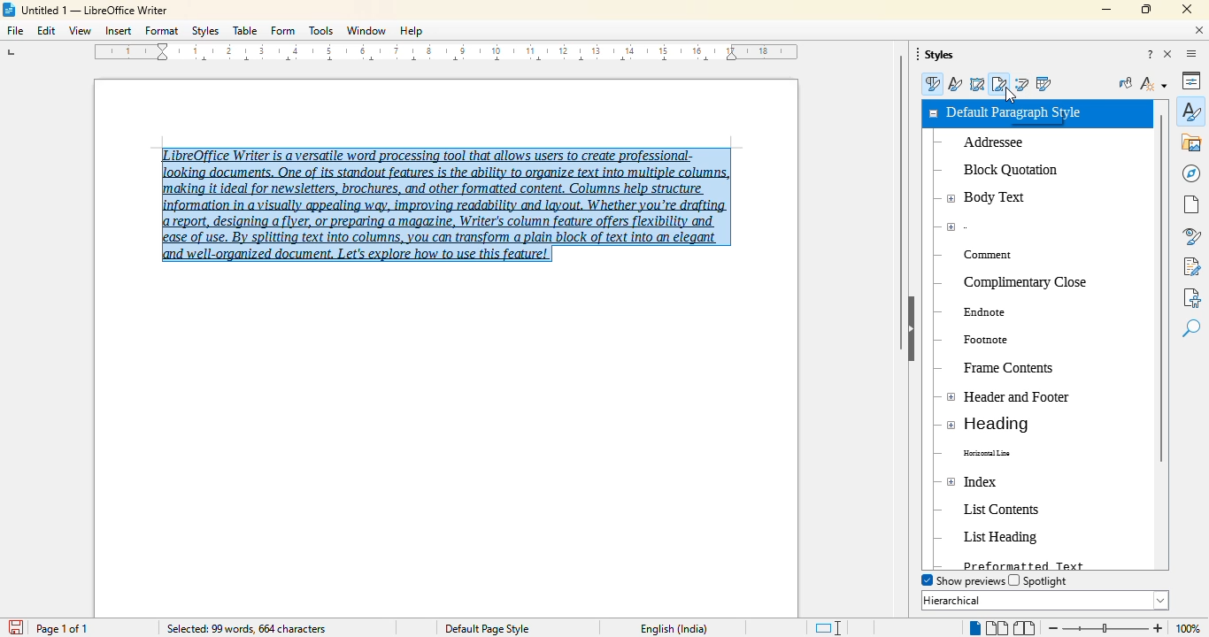  Describe the element at coordinates (245, 31) in the screenshot. I see `table` at that location.